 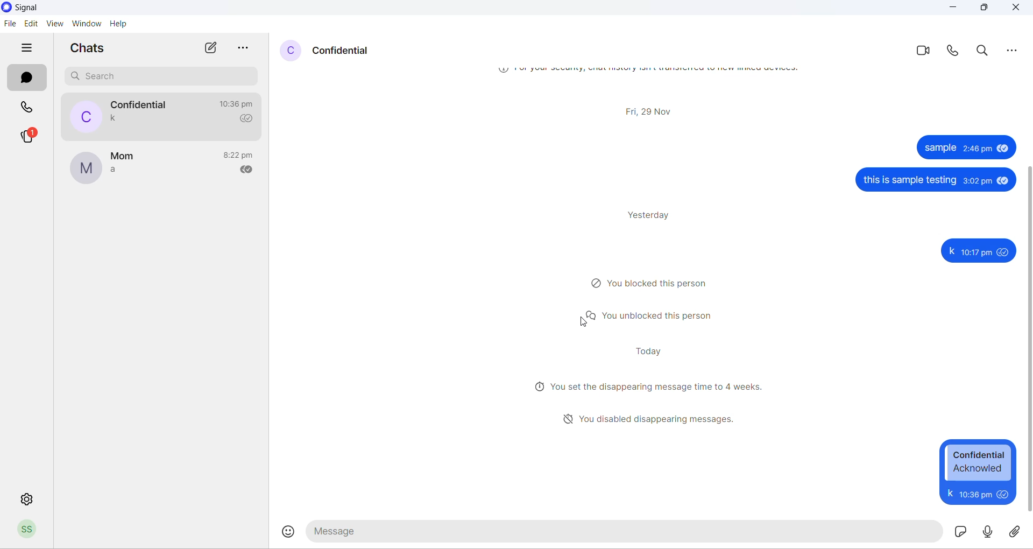 I want to click on profile picture, so click(x=86, y=116).